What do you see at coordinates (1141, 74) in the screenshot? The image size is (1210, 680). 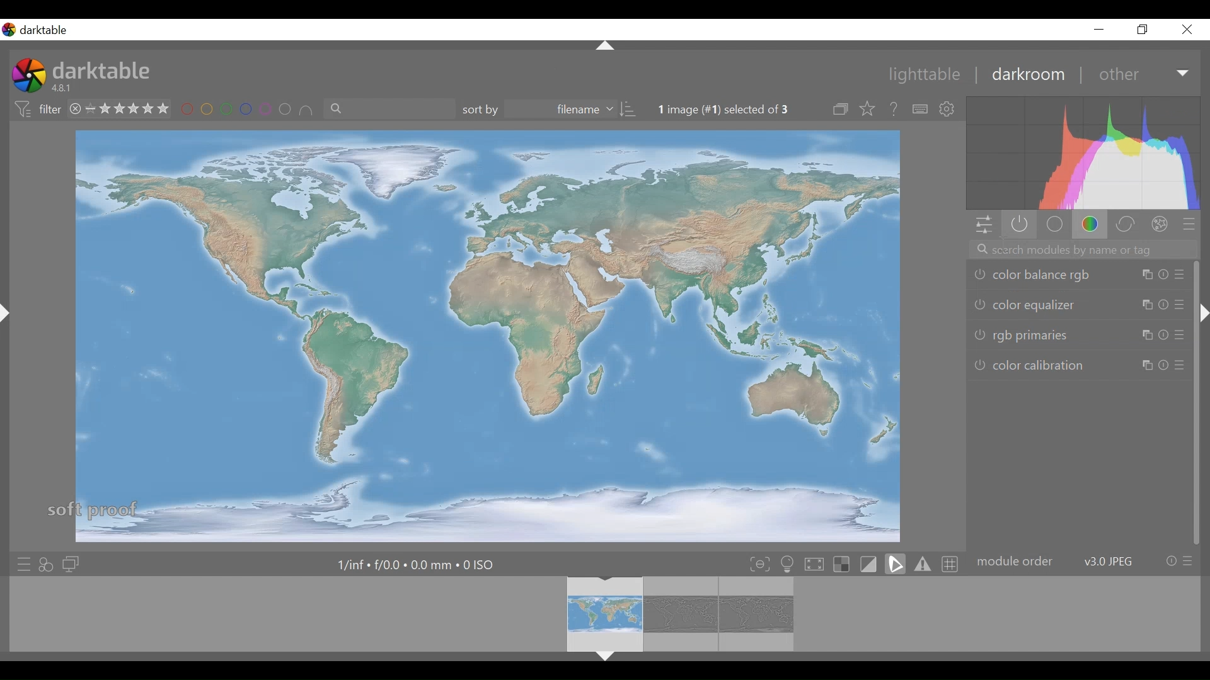 I see `other` at bounding box center [1141, 74].